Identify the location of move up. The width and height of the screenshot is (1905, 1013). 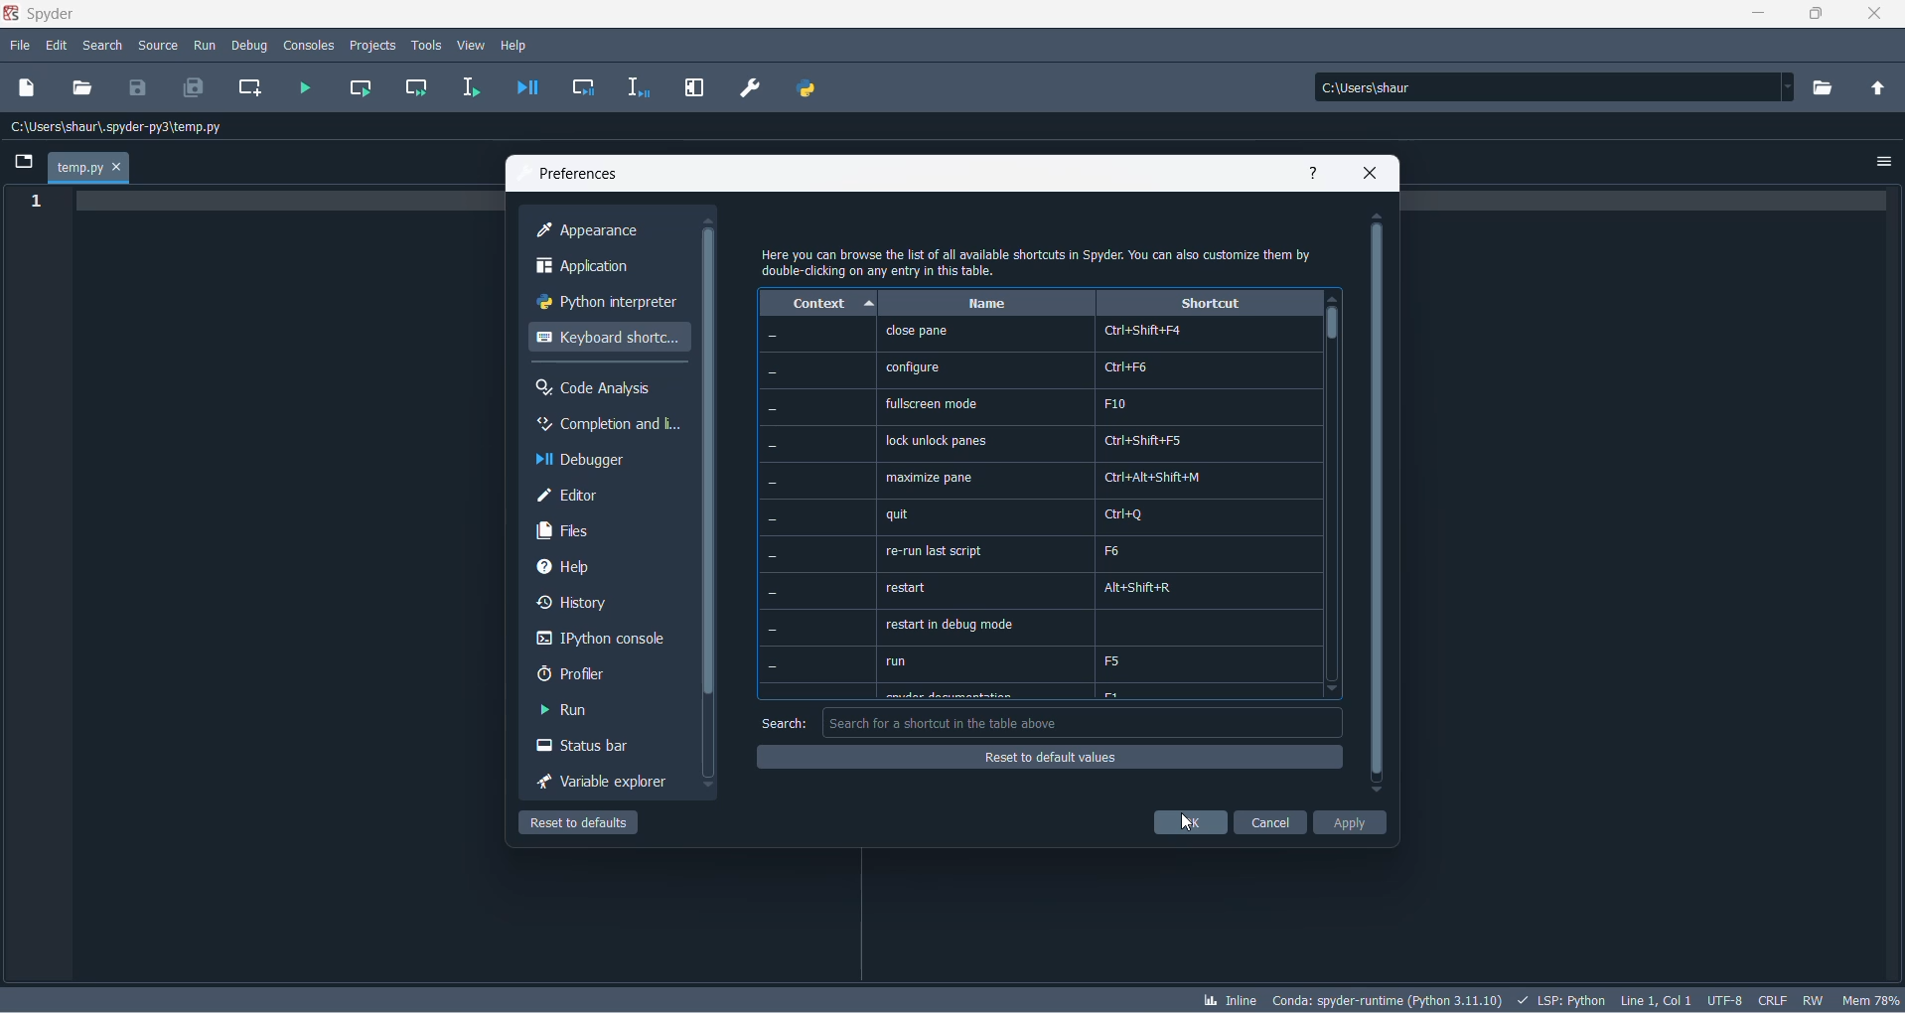
(1379, 217).